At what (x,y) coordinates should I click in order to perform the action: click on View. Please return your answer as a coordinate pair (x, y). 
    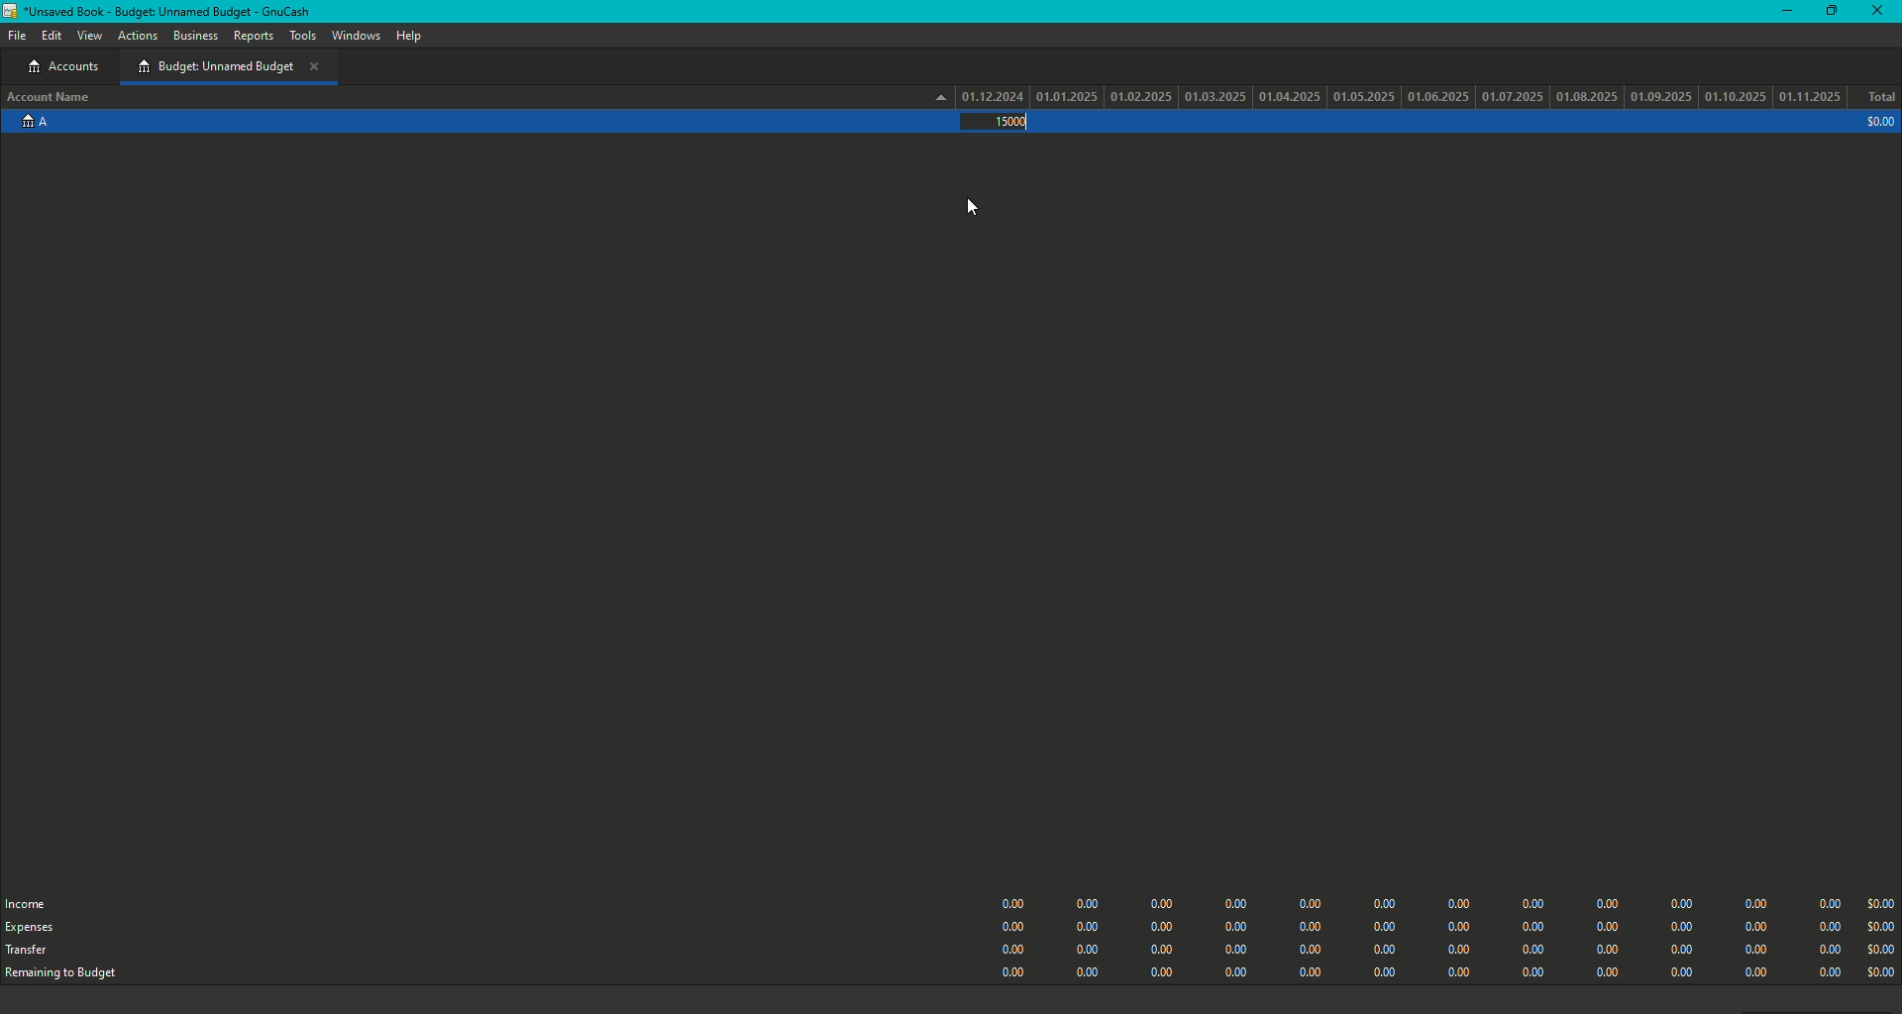
    Looking at the image, I should click on (90, 37).